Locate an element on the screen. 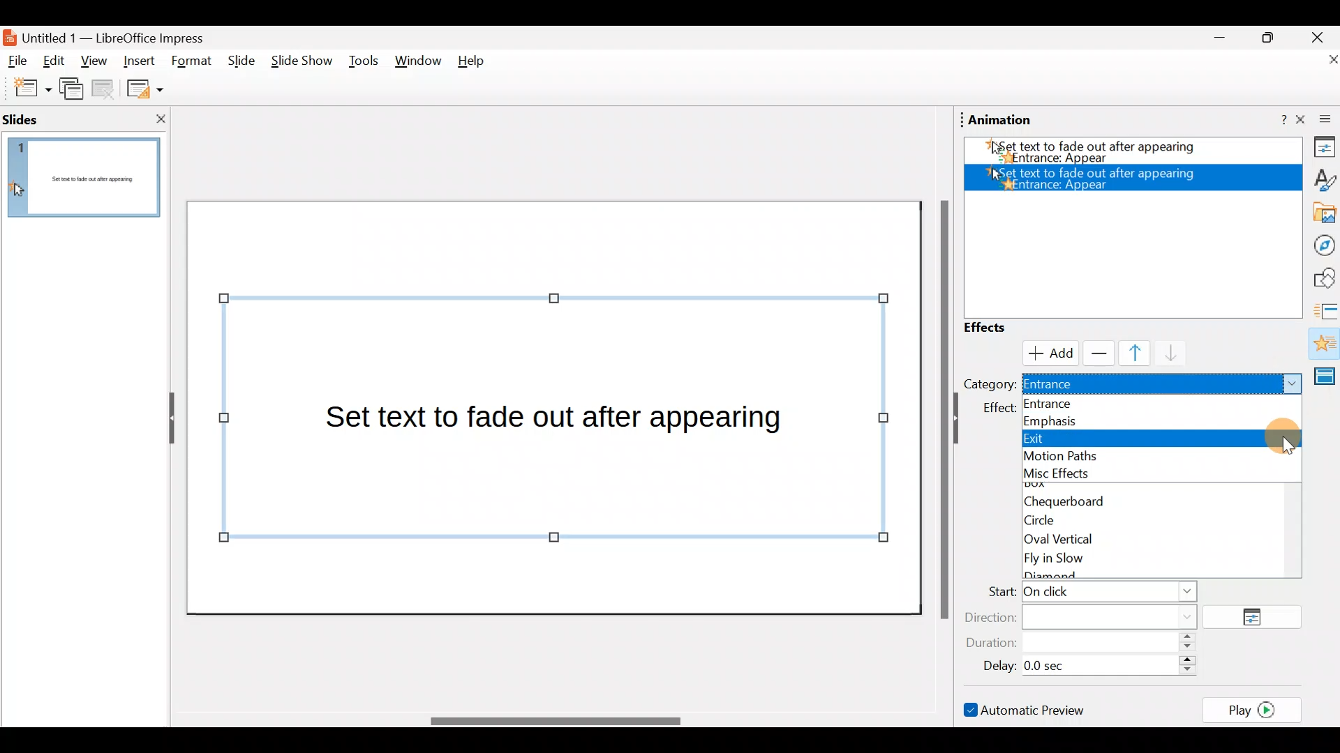  Close is located at coordinates (1318, 36).